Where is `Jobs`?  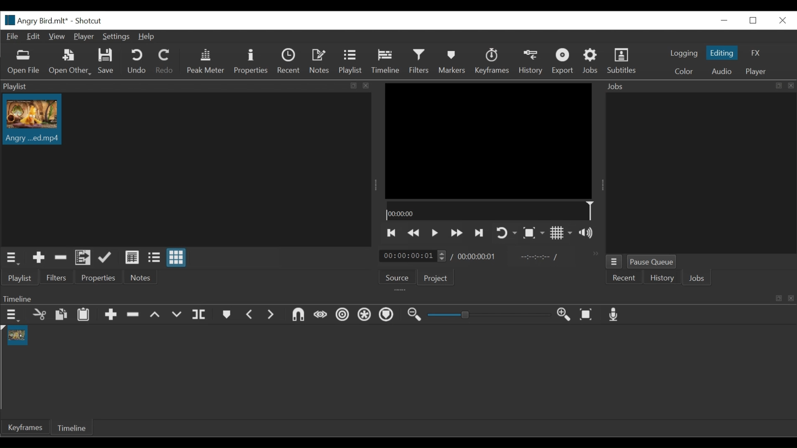 Jobs is located at coordinates (699, 85).